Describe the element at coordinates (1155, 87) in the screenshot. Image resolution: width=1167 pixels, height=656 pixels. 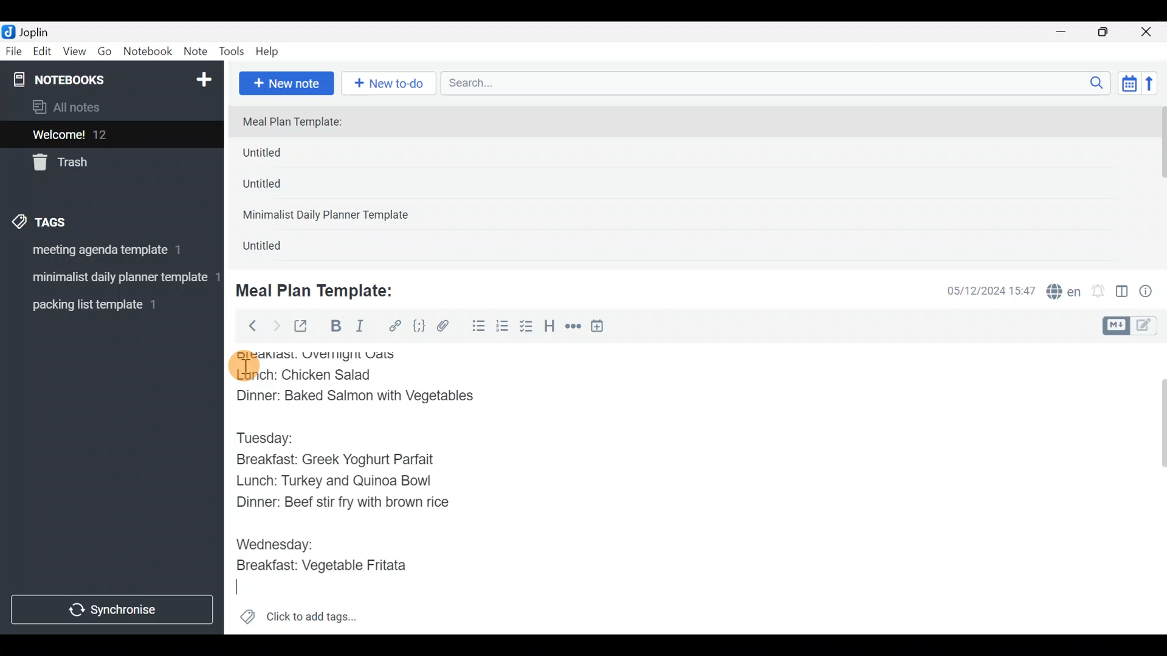
I see `Reverse sort` at that location.